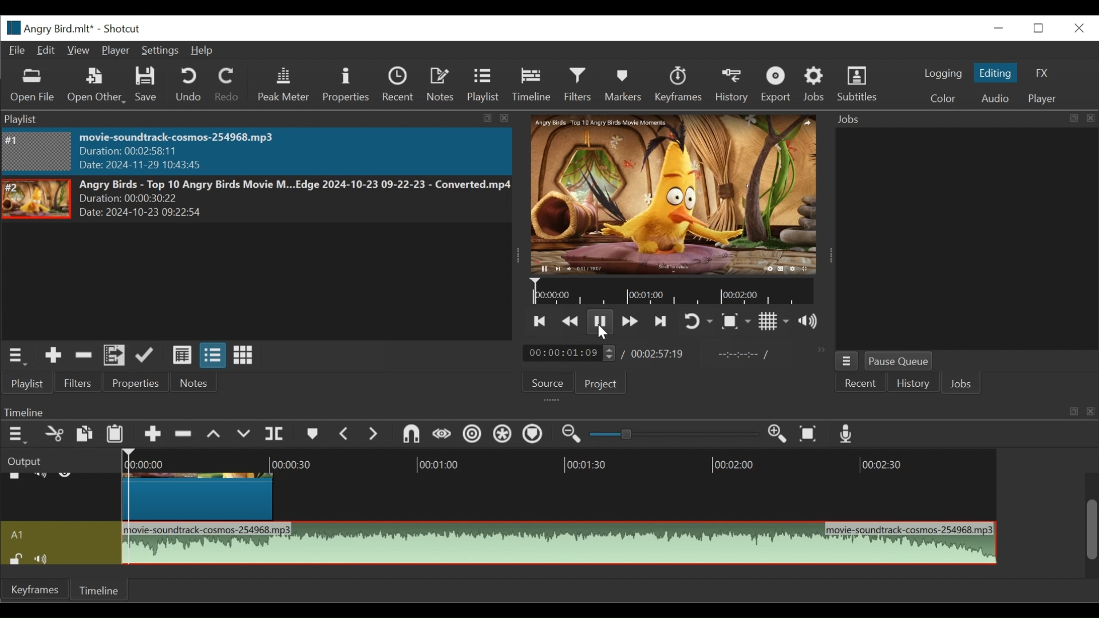 The width and height of the screenshot is (1099, 618). Describe the element at coordinates (575, 435) in the screenshot. I see `Zoom timeline out` at that location.